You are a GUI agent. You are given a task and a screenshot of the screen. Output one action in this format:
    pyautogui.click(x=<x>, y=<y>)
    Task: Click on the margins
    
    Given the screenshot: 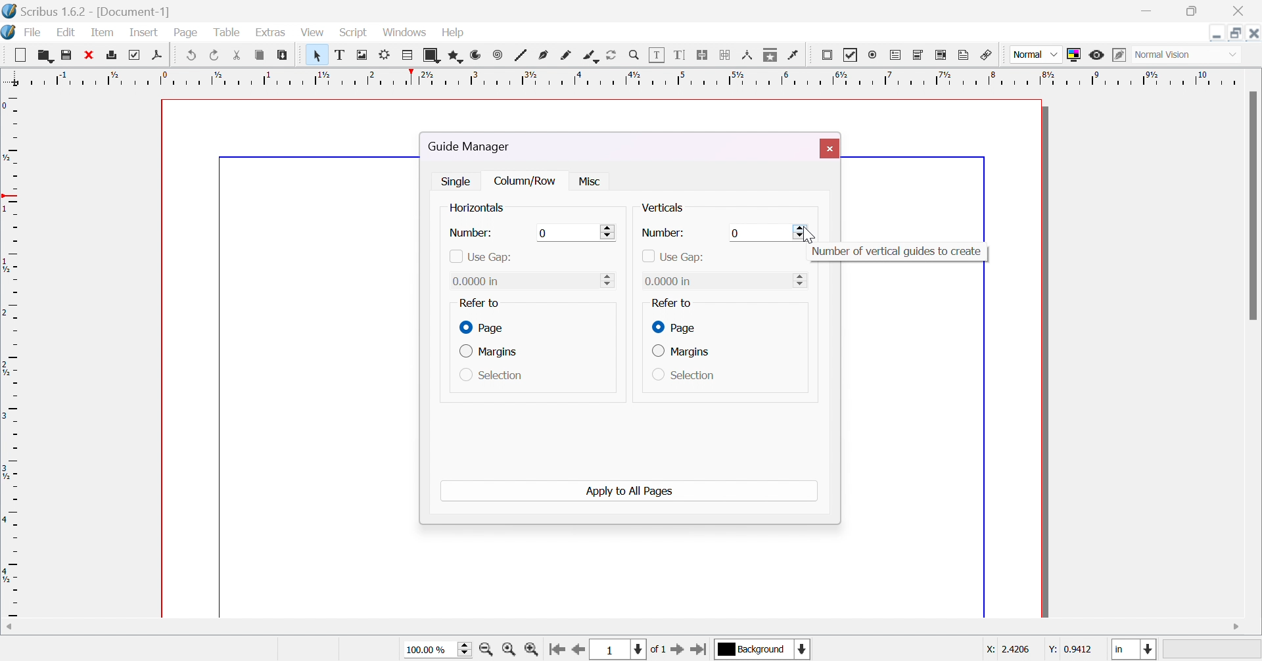 What is the action you would take?
    pyautogui.click(x=681, y=352)
    